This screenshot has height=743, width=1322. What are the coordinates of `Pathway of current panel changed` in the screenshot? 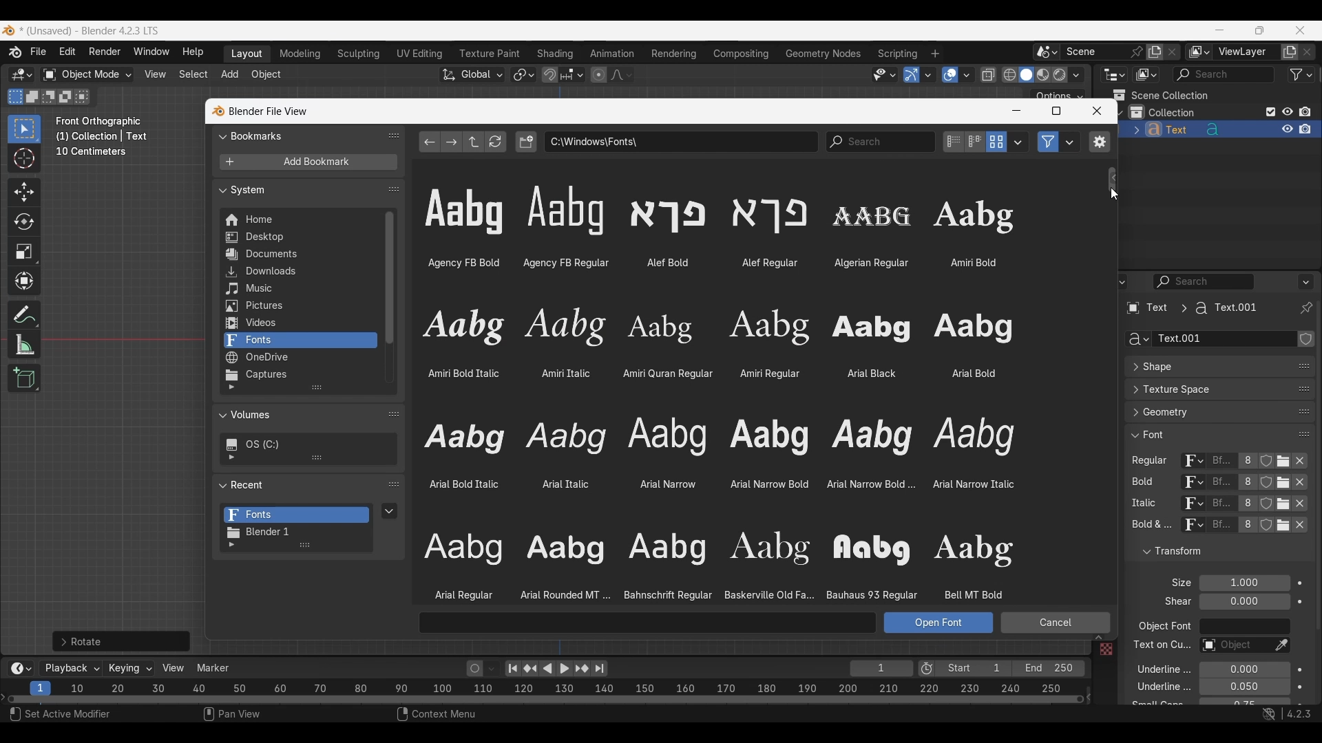 It's located at (1190, 308).